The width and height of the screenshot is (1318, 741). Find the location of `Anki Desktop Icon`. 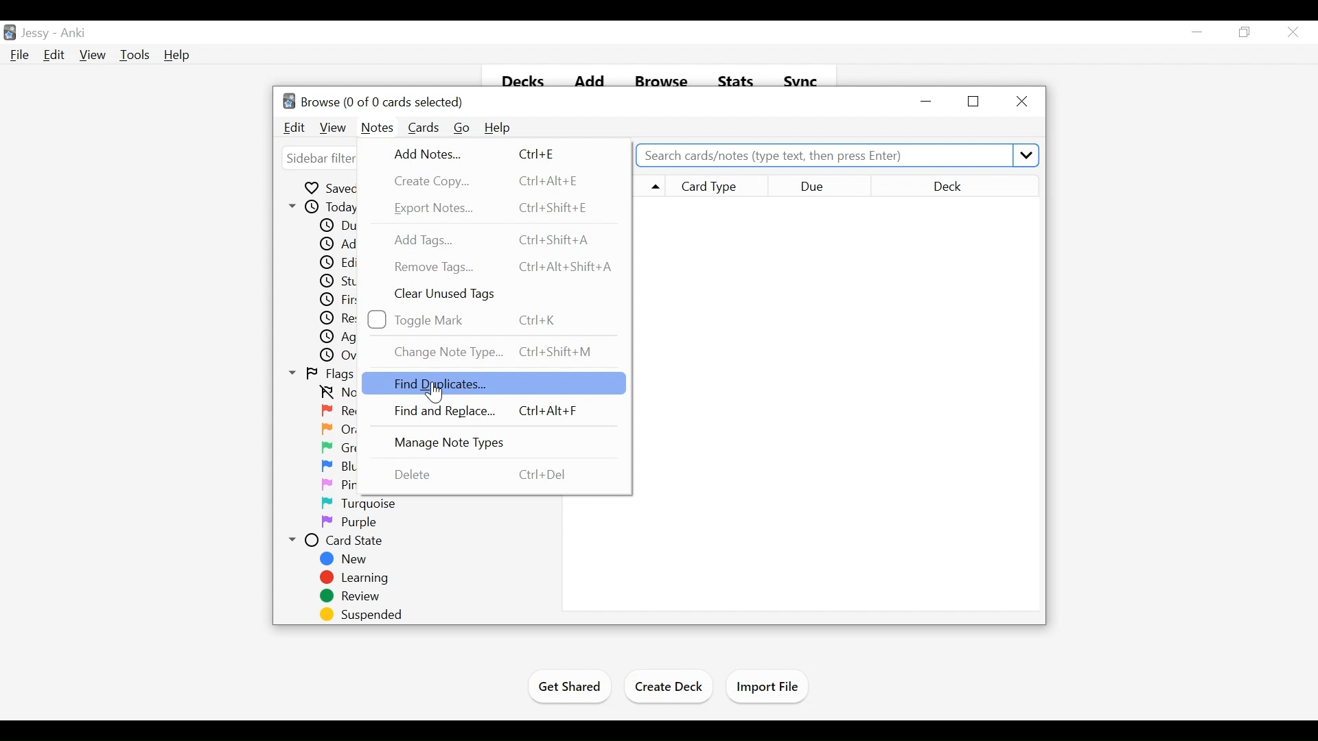

Anki Desktop Icon is located at coordinates (10, 33).